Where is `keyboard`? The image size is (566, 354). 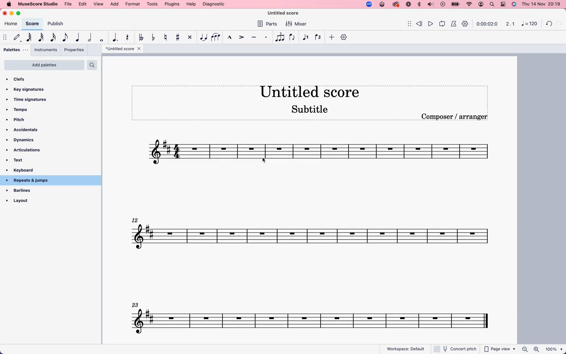 keyboard is located at coordinates (27, 170).